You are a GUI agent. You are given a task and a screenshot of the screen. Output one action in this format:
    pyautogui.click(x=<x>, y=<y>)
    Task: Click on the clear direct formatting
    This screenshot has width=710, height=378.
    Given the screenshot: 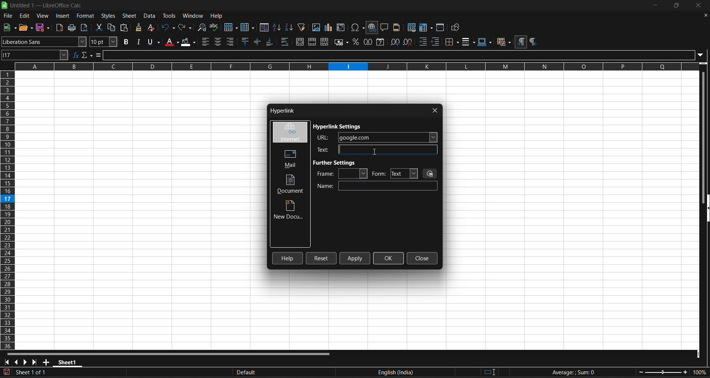 What is the action you would take?
    pyautogui.click(x=152, y=28)
    